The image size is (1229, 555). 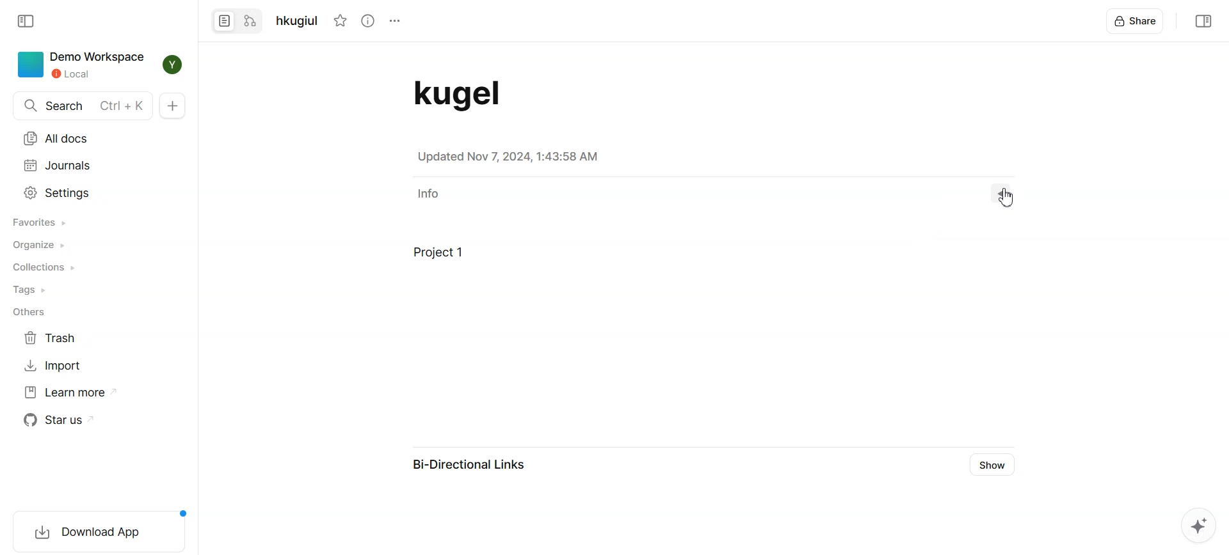 What do you see at coordinates (31, 290) in the screenshot?
I see `Tags` at bounding box center [31, 290].